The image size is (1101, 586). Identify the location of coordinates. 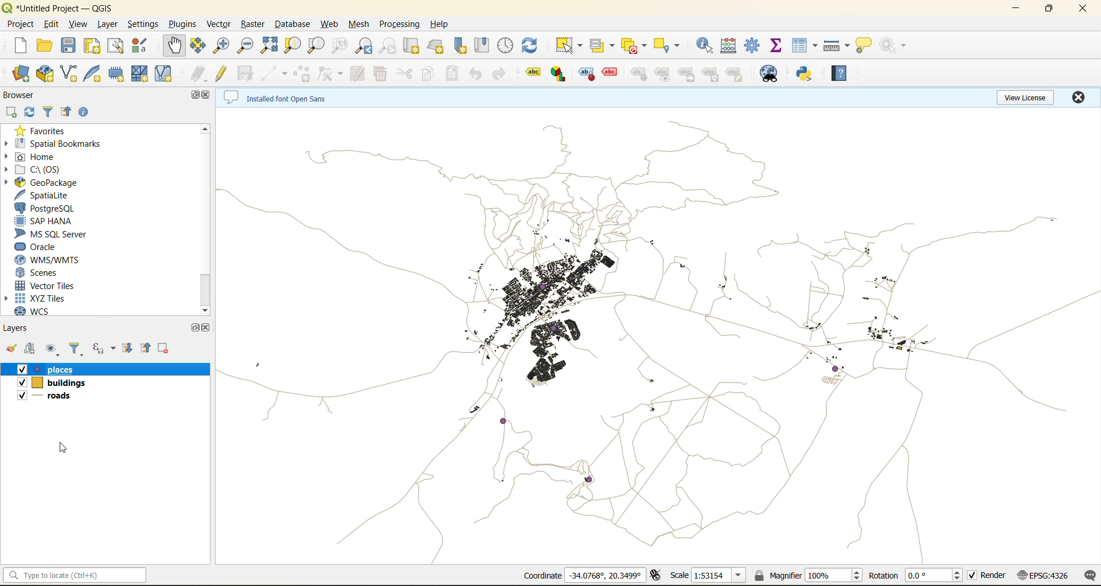
(605, 575).